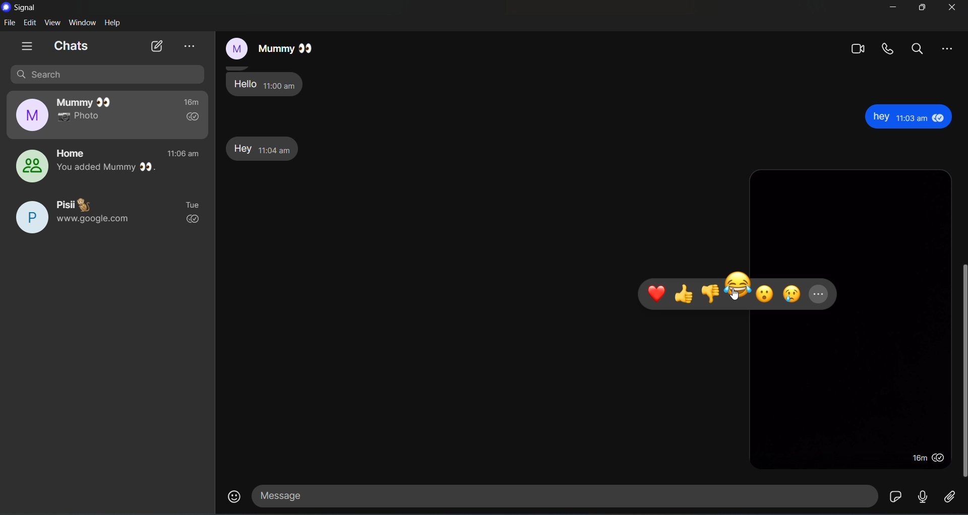 The width and height of the screenshot is (968, 515). What do you see at coordinates (952, 8) in the screenshot?
I see `close` at bounding box center [952, 8].